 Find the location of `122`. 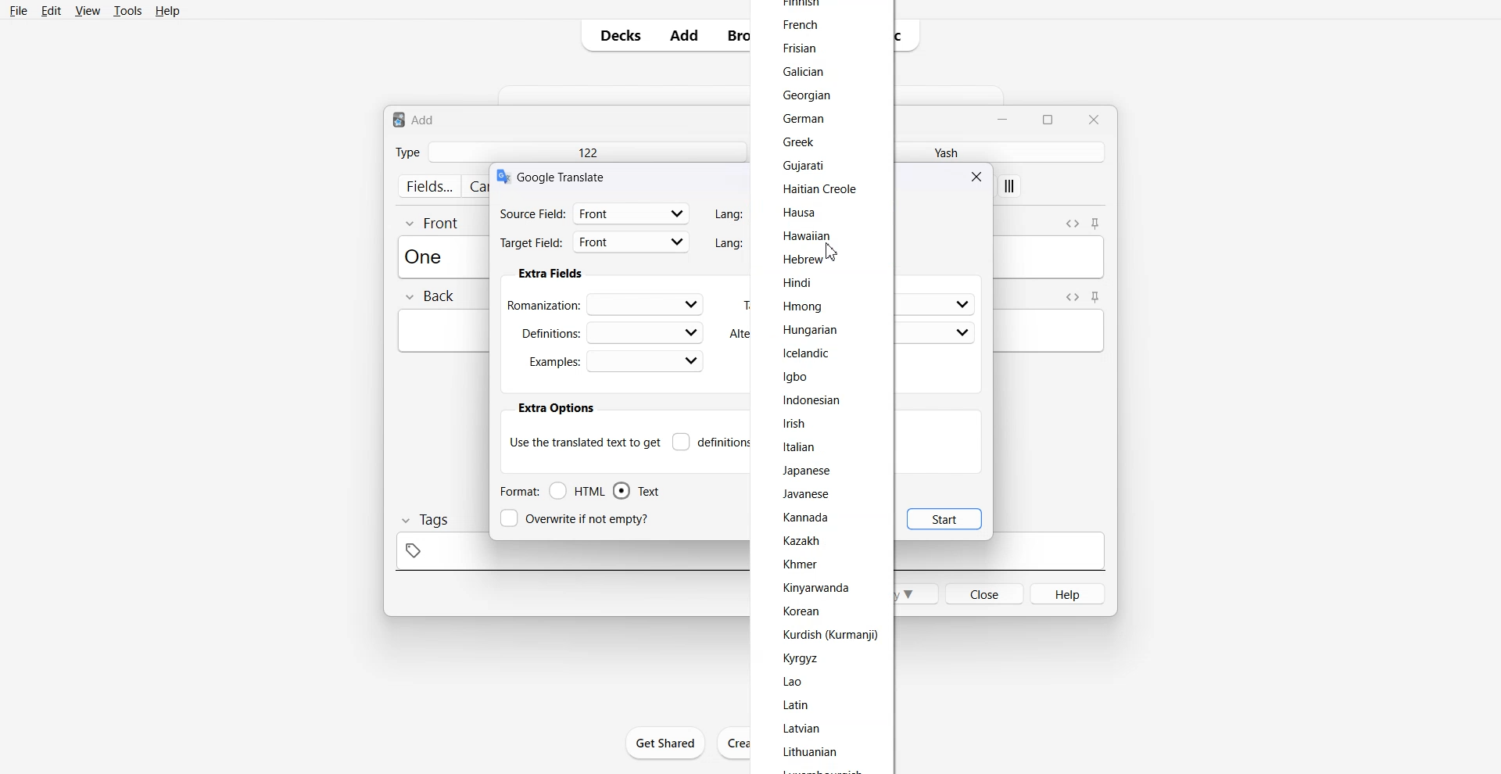

122 is located at coordinates (586, 152).